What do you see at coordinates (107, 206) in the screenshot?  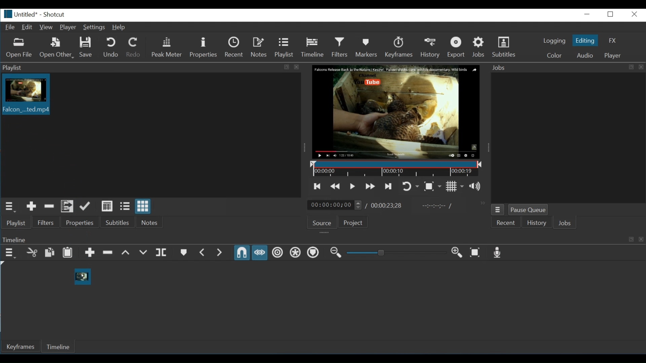 I see `View as detail` at bounding box center [107, 206].